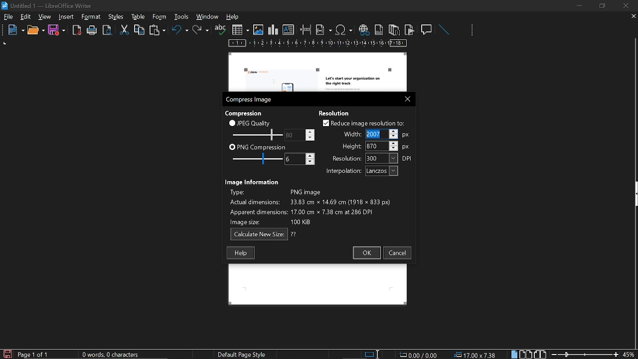 The height and width of the screenshot is (359, 638). I want to click on help, so click(234, 17).